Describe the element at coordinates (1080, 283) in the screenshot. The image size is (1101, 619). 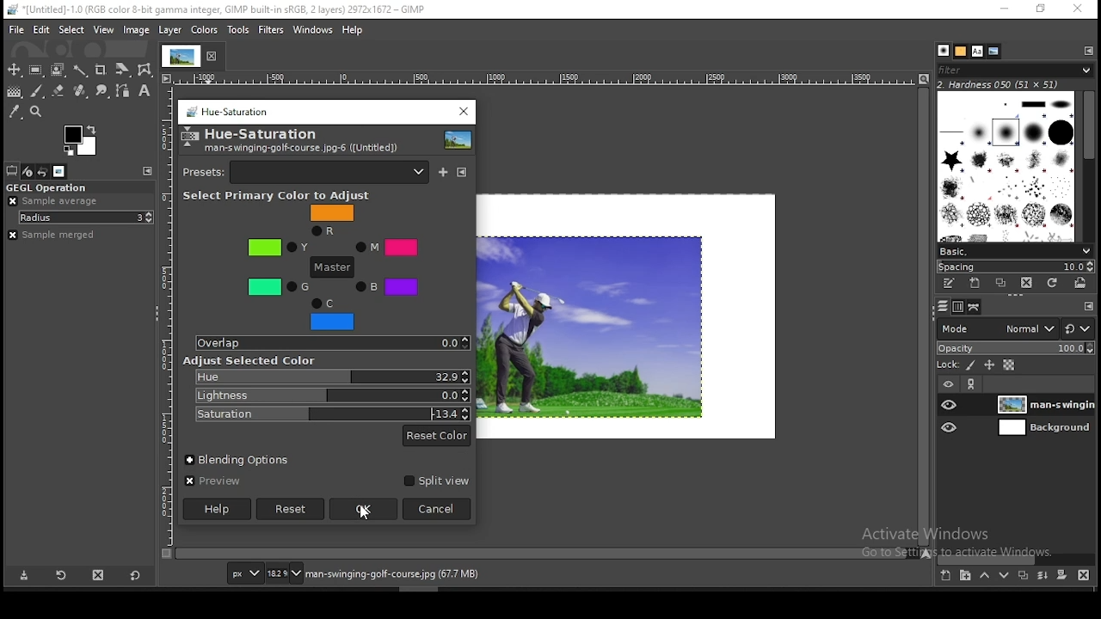
I see `open brush as image` at that location.